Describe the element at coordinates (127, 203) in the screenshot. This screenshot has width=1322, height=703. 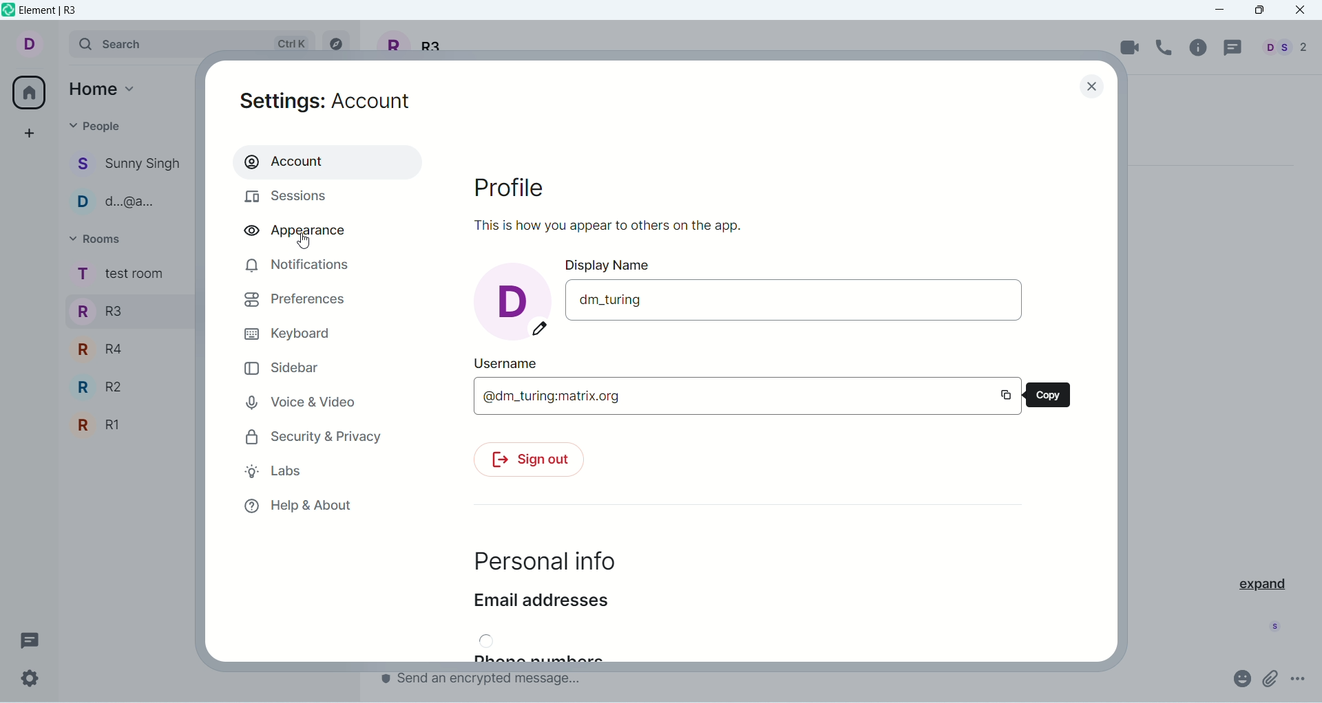
I see `people` at that location.